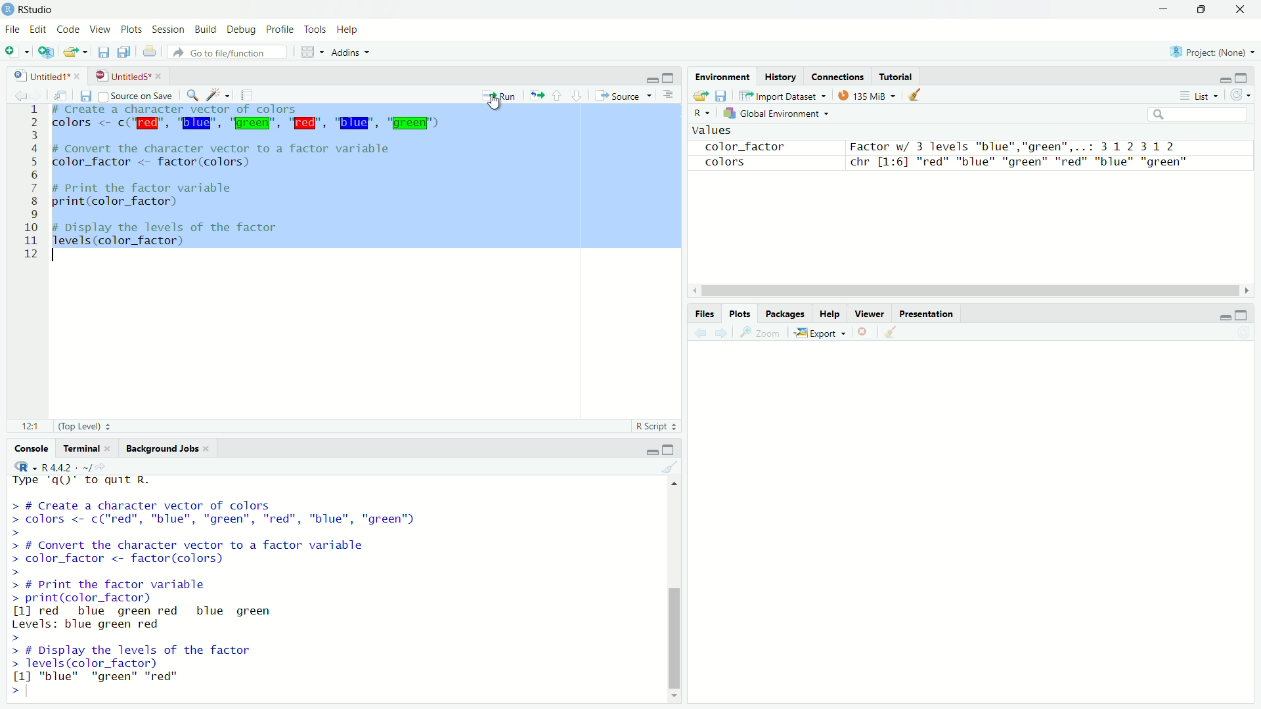 Image resolution: width=1261 pixels, height=709 pixels. What do you see at coordinates (979, 530) in the screenshot?
I see `empty plot area` at bounding box center [979, 530].